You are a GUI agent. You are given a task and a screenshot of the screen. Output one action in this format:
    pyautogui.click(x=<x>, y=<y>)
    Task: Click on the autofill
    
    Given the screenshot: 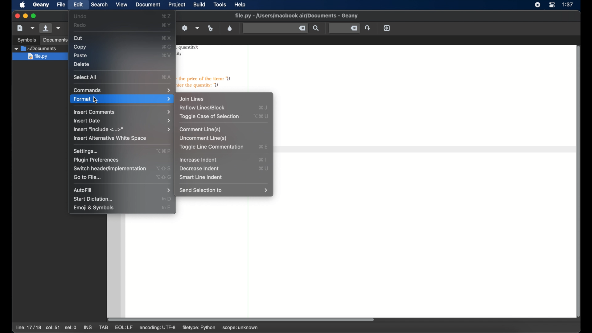 What is the action you would take?
    pyautogui.click(x=168, y=190)
    